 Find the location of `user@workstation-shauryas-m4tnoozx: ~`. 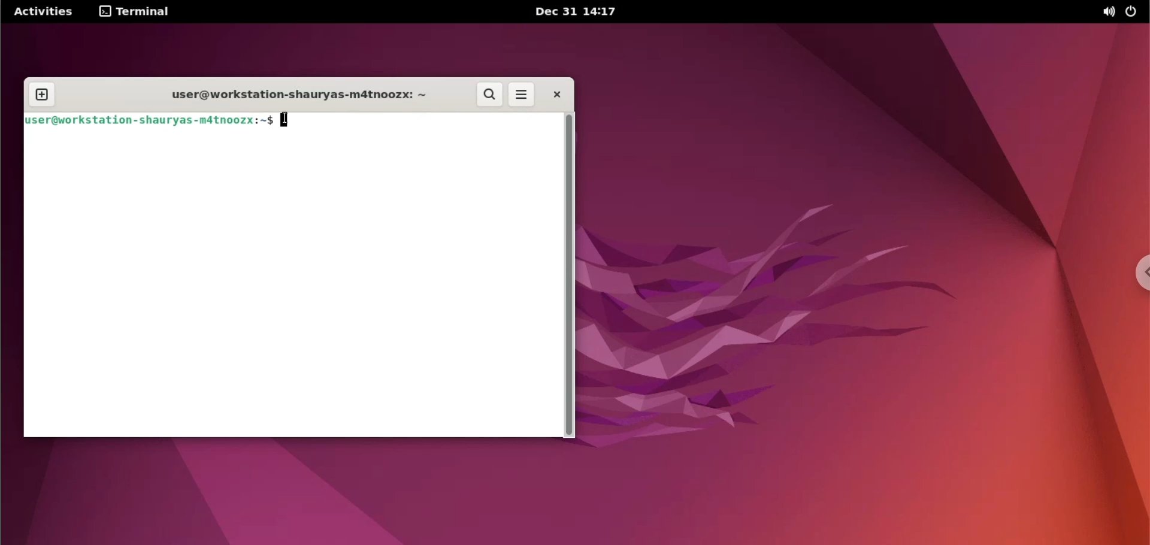

user@workstation-shauryas-m4tnoozx: ~ is located at coordinates (305, 94).